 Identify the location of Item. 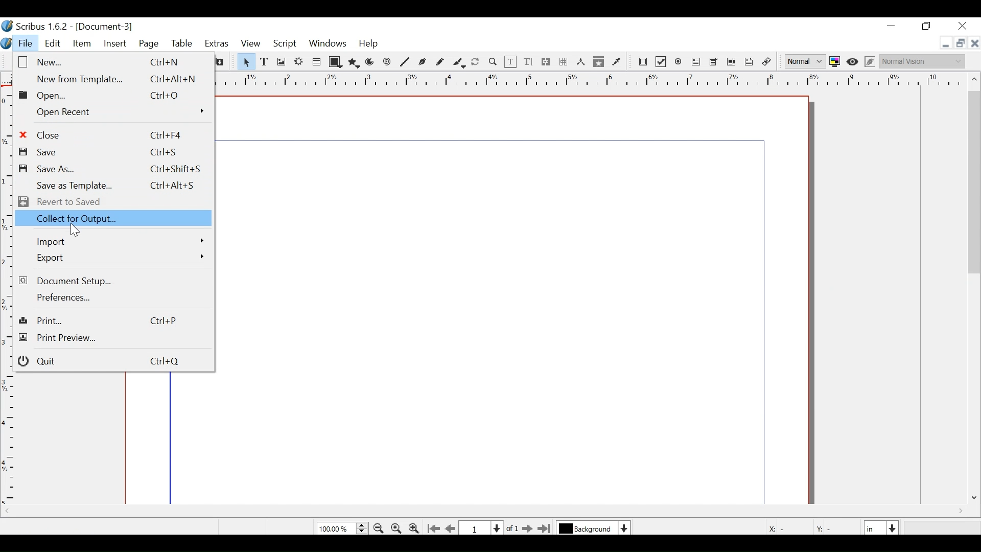
(82, 45).